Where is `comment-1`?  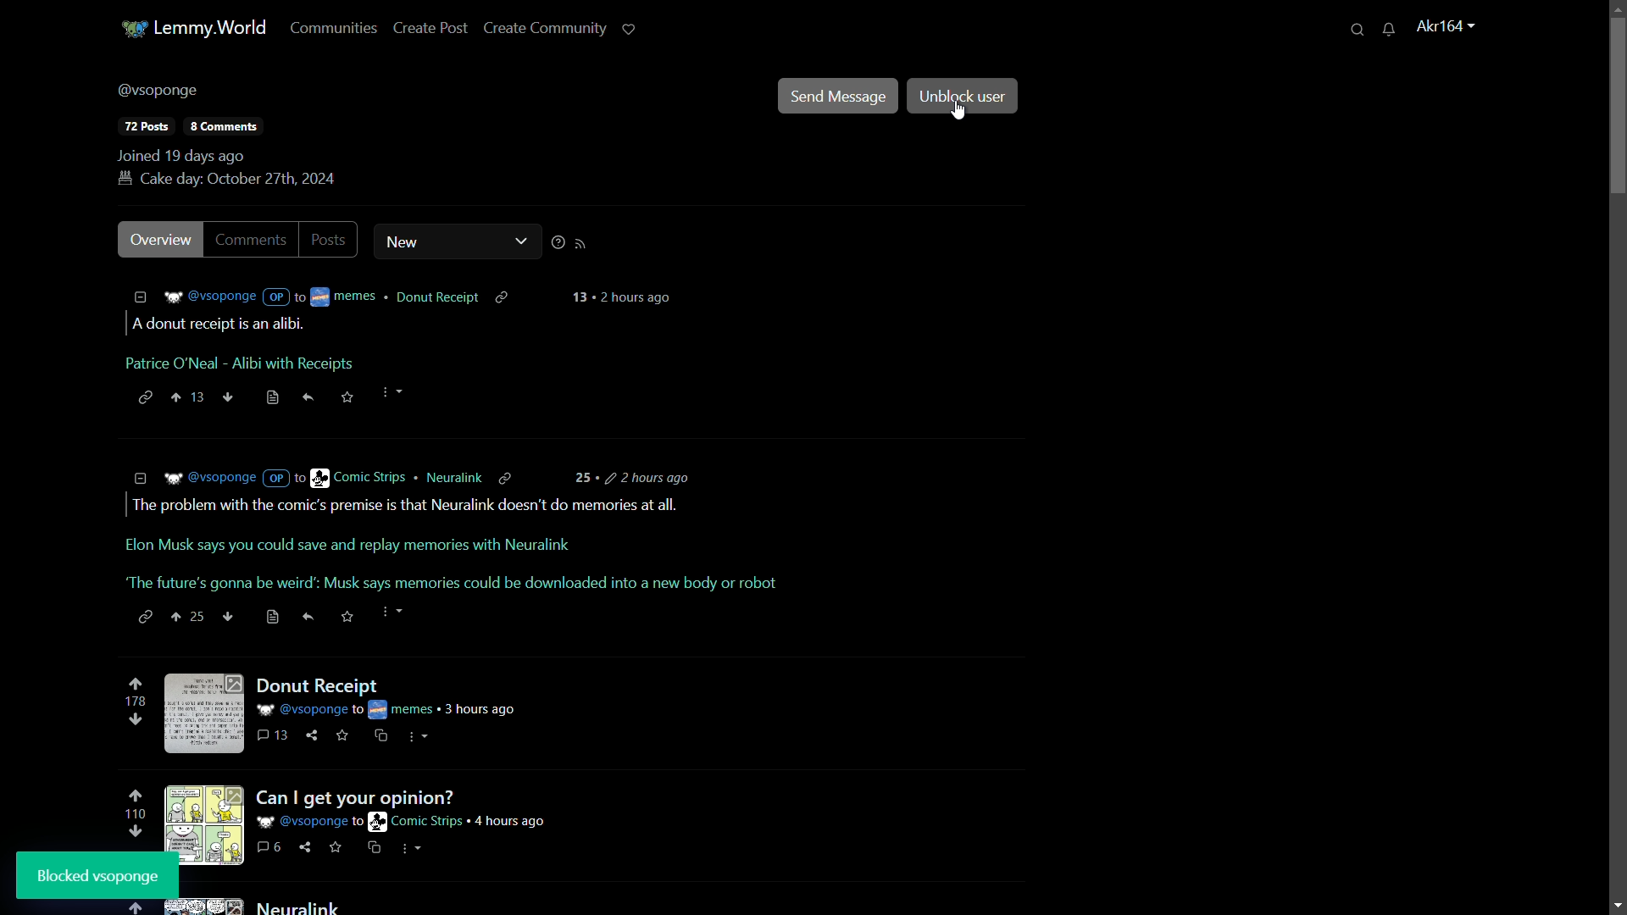 comment-1 is located at coordinates (399, 342).